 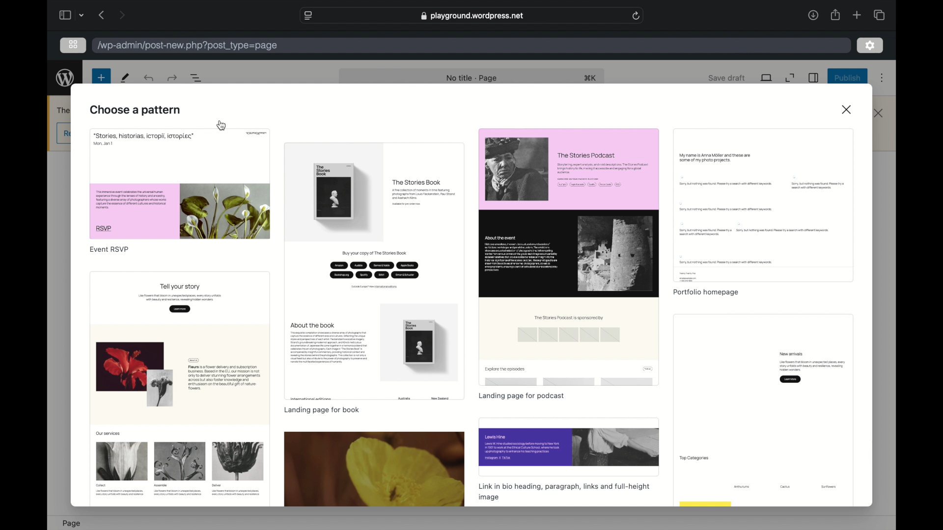 What do you see at coordinates (870, 45) in the screenshot?
I see `settings` at bounding box center [870, 45].